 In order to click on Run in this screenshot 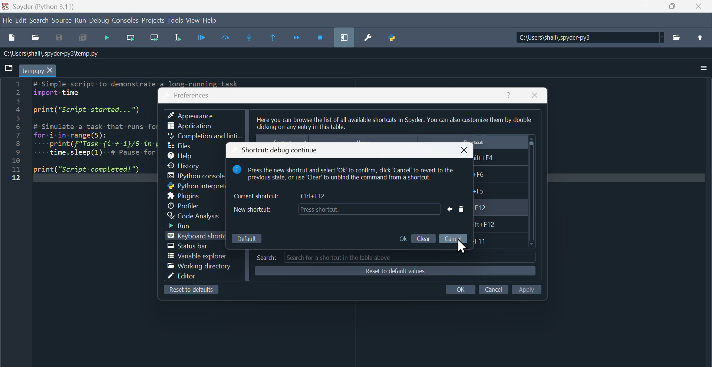, I will do `click(187, 226)`.